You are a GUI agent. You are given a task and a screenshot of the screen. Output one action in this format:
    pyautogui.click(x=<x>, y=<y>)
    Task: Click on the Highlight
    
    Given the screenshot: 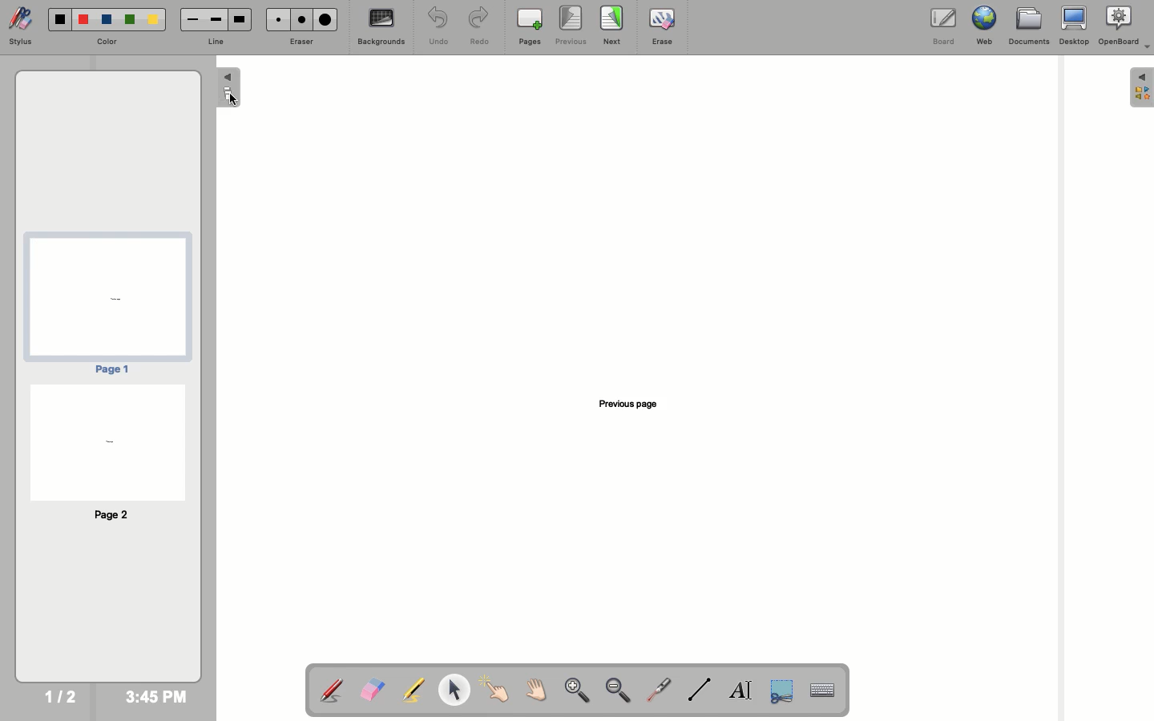 What is the action you would take?
    pyautogui.click(x=410, y=690)
    